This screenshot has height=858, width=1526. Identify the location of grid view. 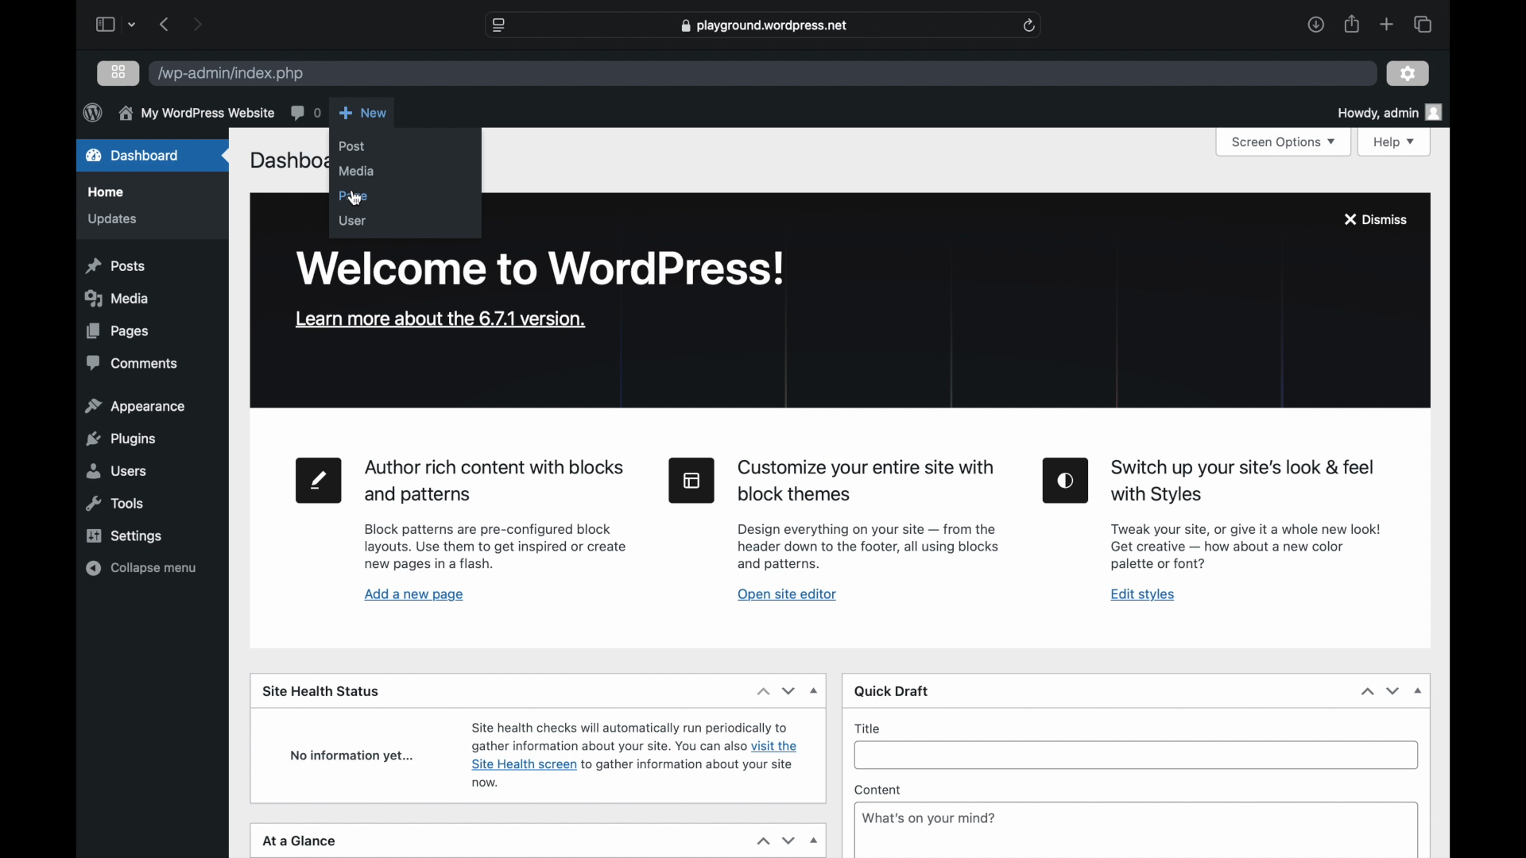
(118, 73).